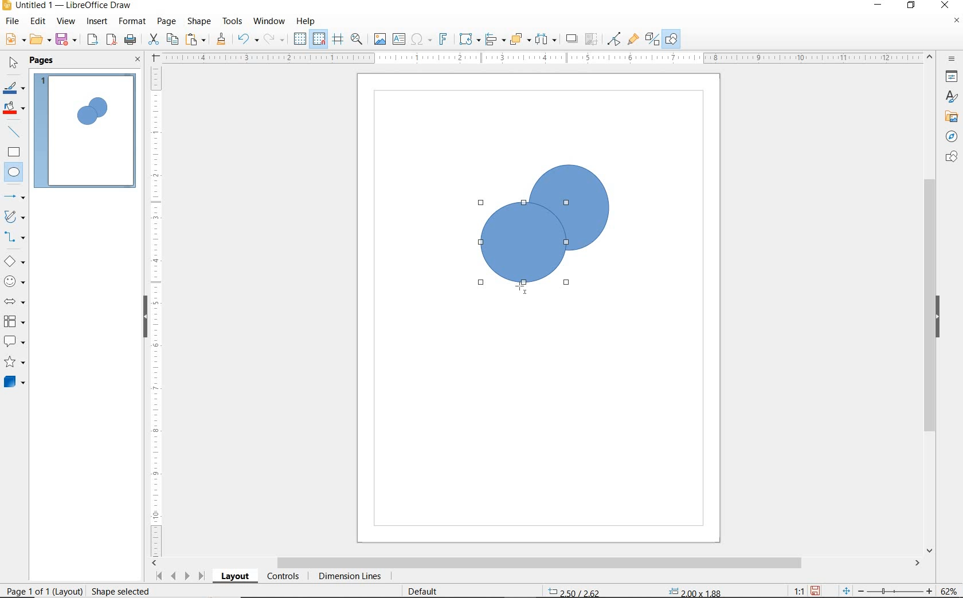  I want to click on ALIGN OBJECTS, so click(494, 41).